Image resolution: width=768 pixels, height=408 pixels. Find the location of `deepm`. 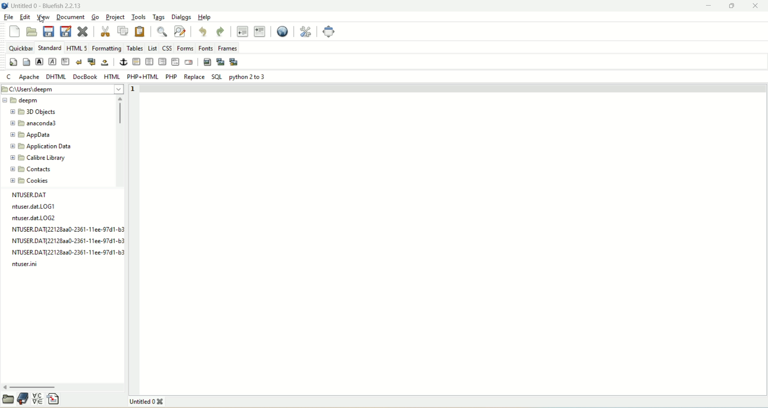

deepm is located at coordinates (20, 101).